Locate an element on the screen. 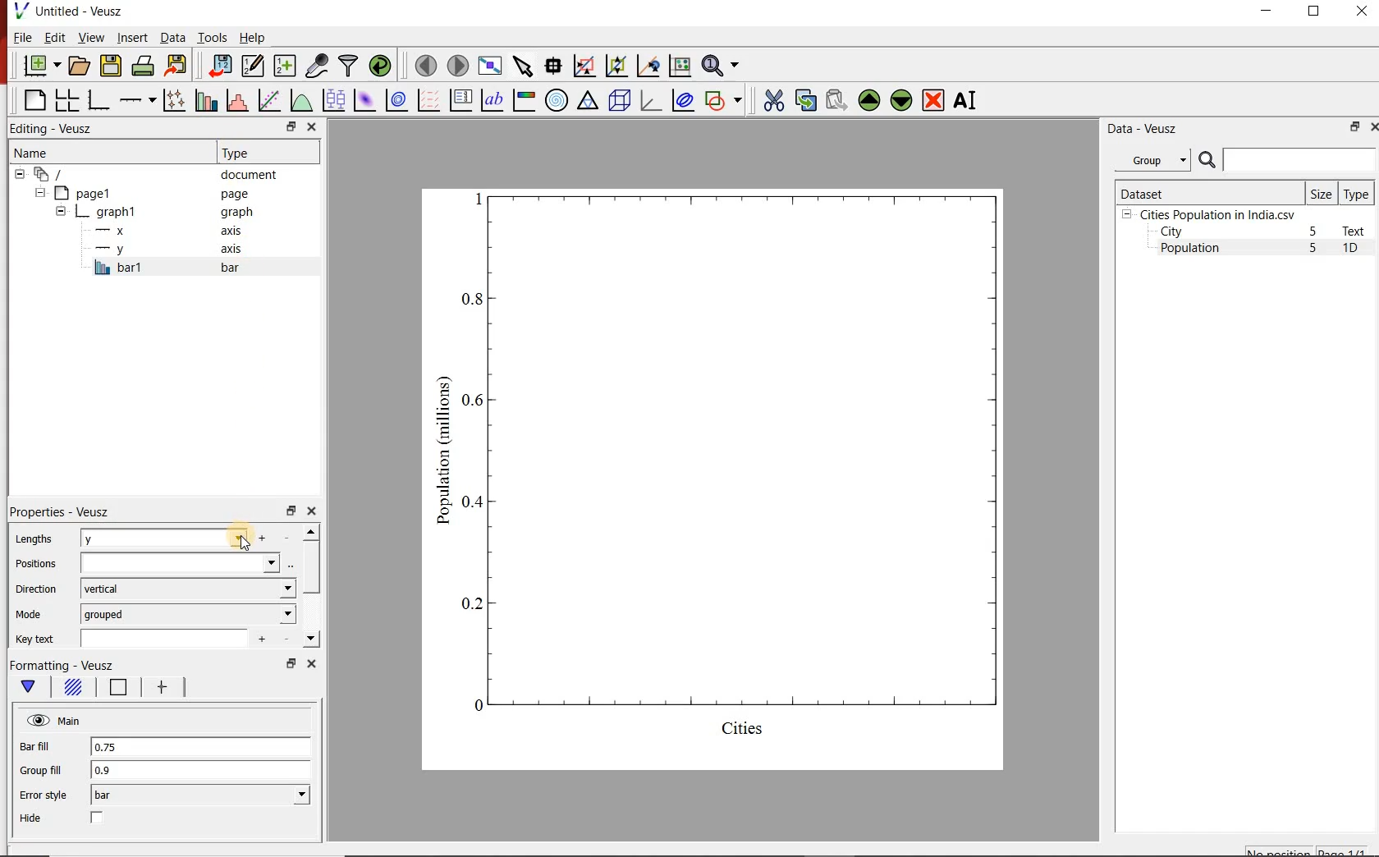 The height and width of the screenshot is (857, 1379). copy the selected widget is located at coordinates (804, 99).